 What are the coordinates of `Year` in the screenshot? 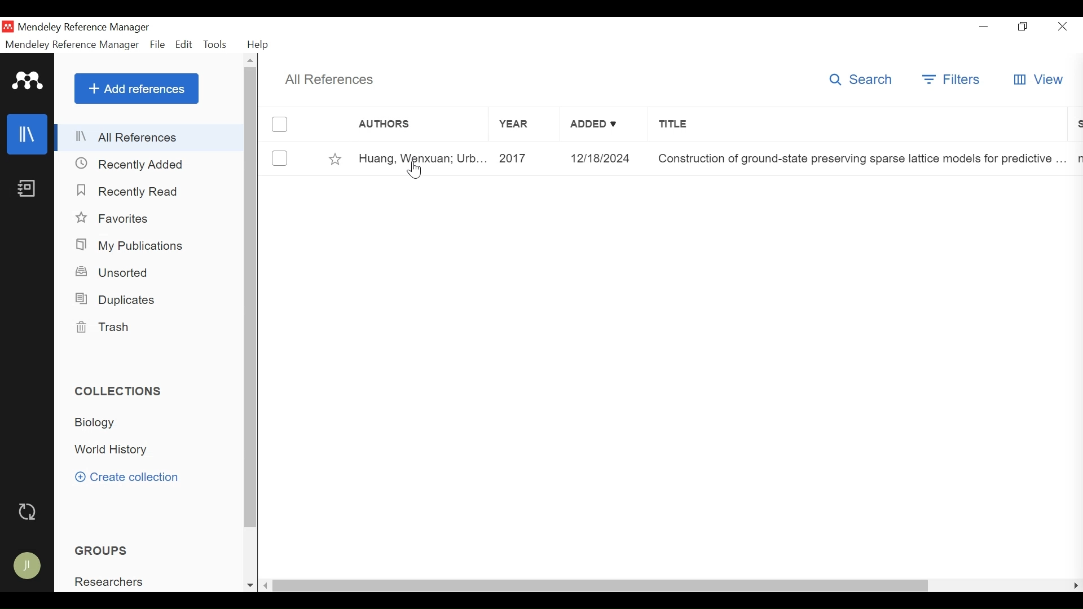 It's located at (526, 125).